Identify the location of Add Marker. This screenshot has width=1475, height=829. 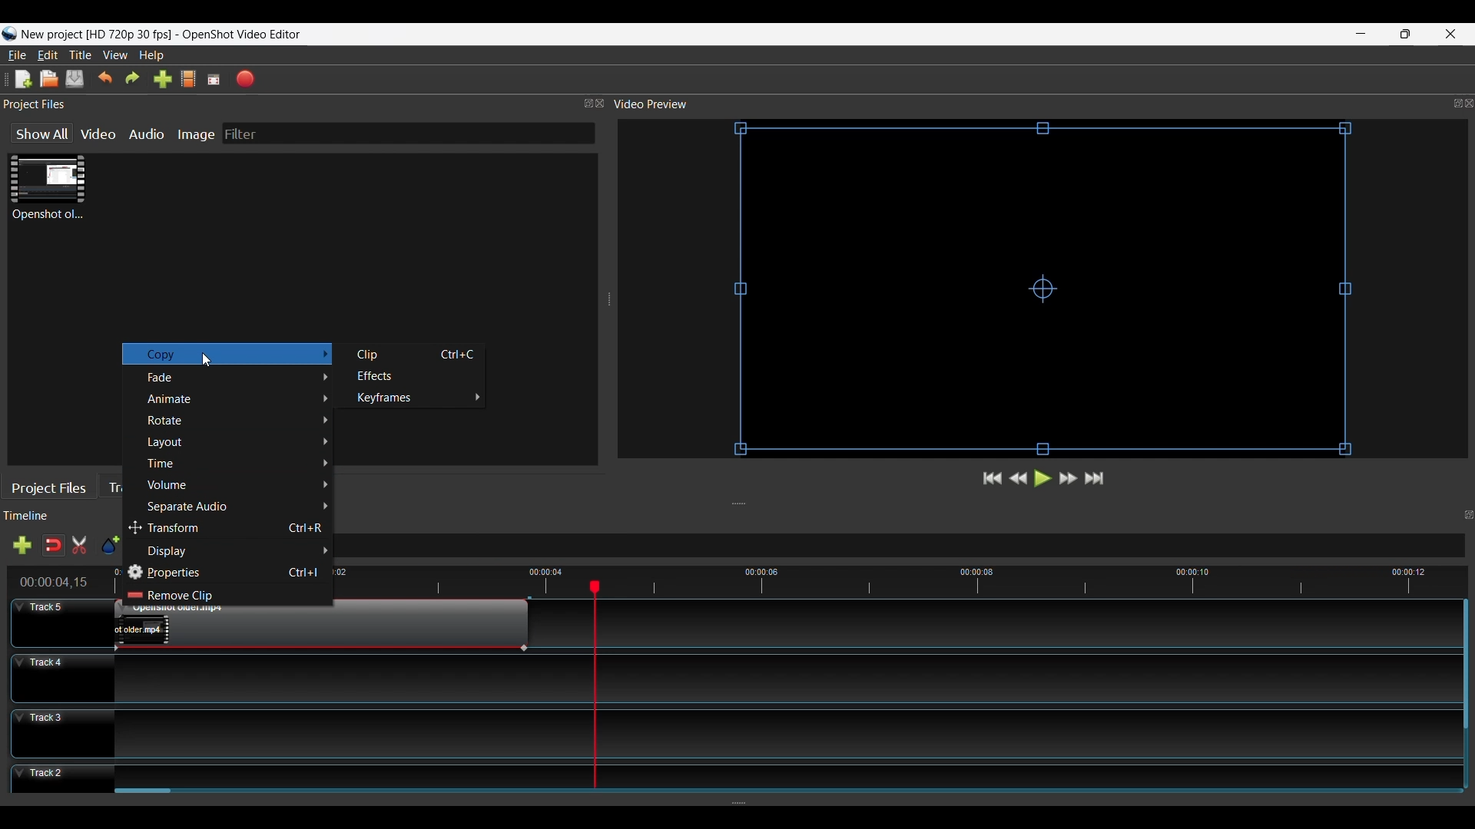
(110, 546).